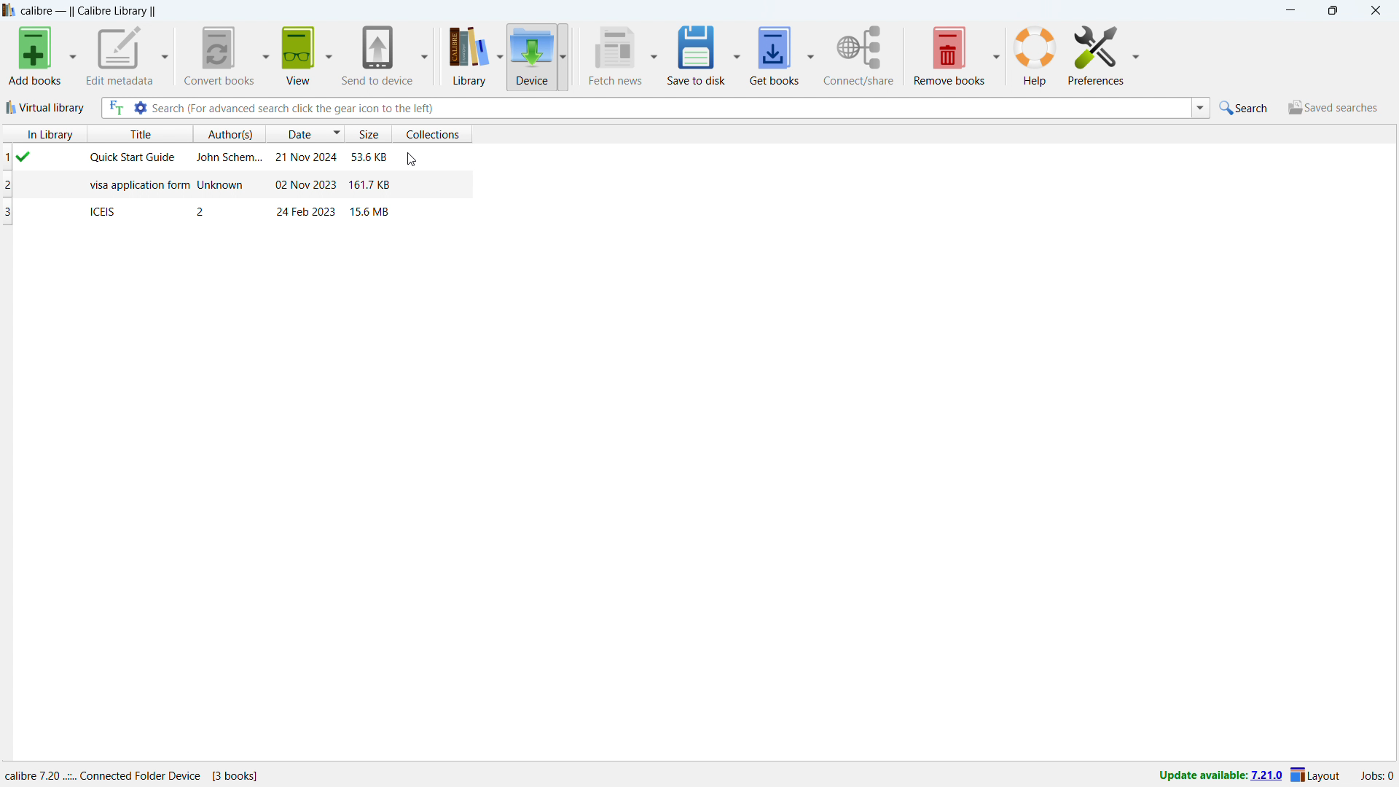  Describe the element at coordinates (165, 772) in the screenshot. I see `details of software program` at that location.